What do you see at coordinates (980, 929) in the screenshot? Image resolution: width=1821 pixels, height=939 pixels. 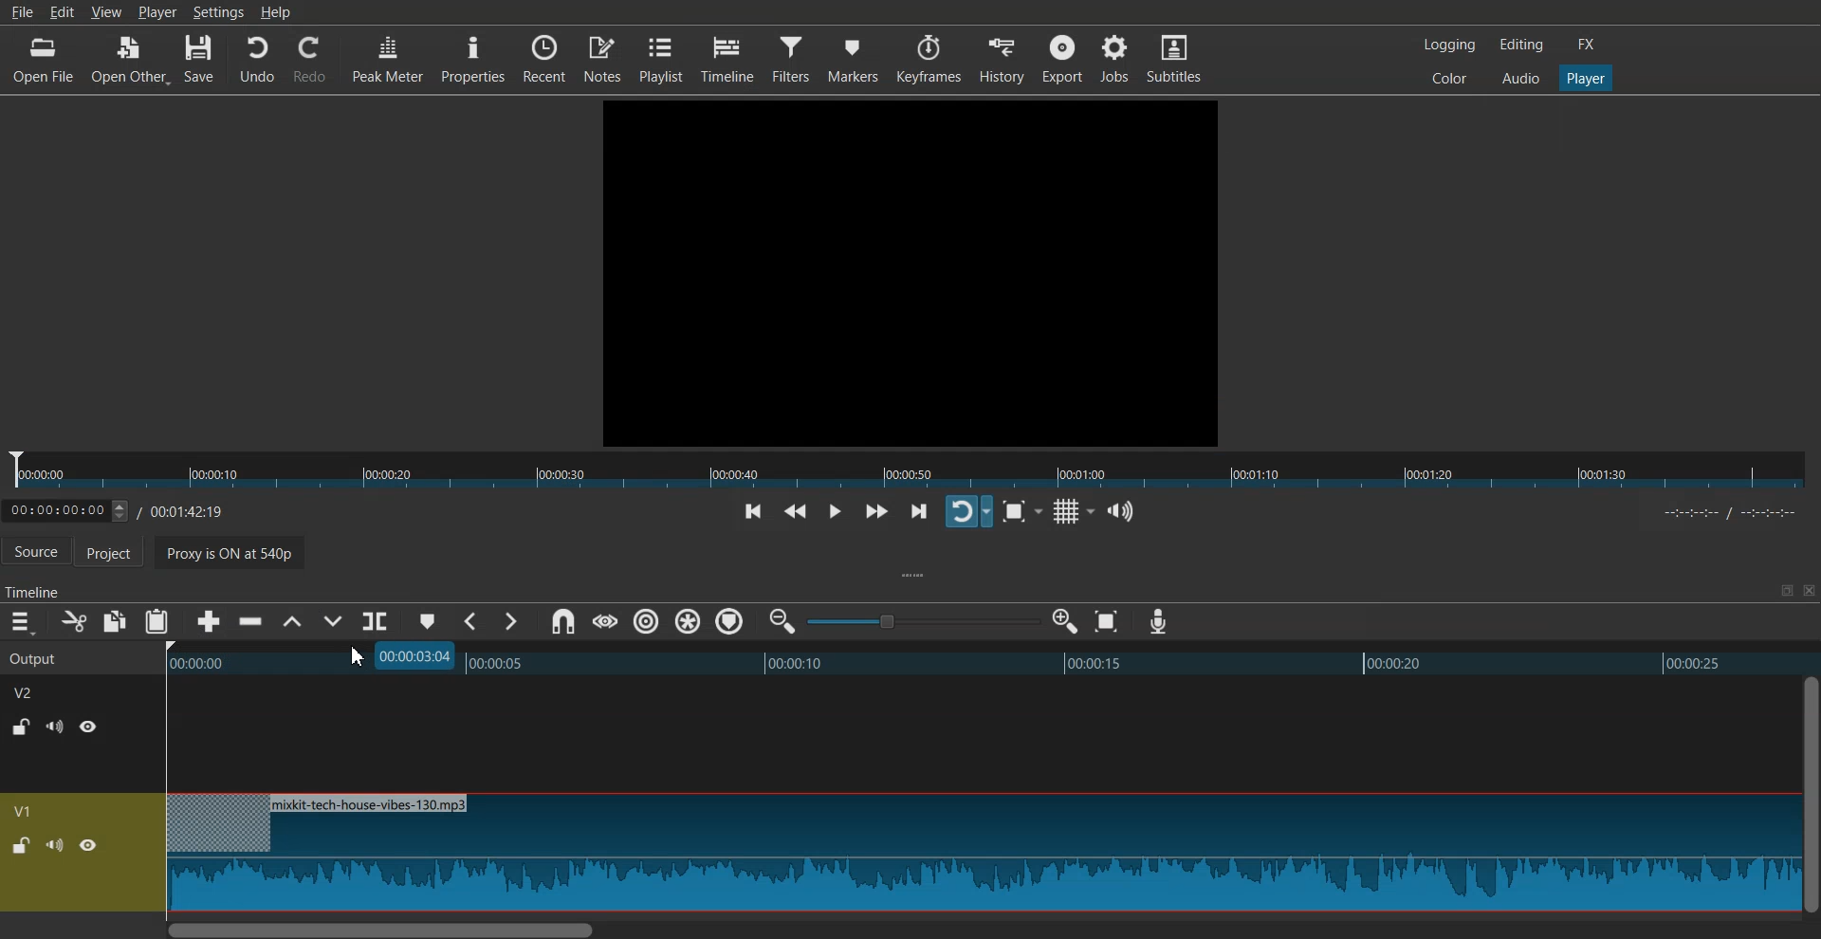 I see `Horizontal Scroll bar` at bounding box center [980, 929].